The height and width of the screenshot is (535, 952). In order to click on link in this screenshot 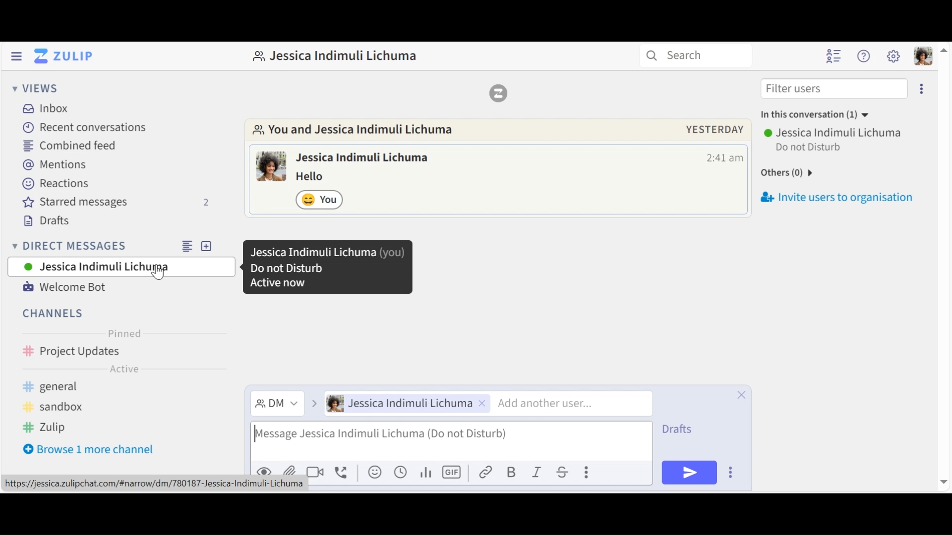, I will do `click(487, 472)`.